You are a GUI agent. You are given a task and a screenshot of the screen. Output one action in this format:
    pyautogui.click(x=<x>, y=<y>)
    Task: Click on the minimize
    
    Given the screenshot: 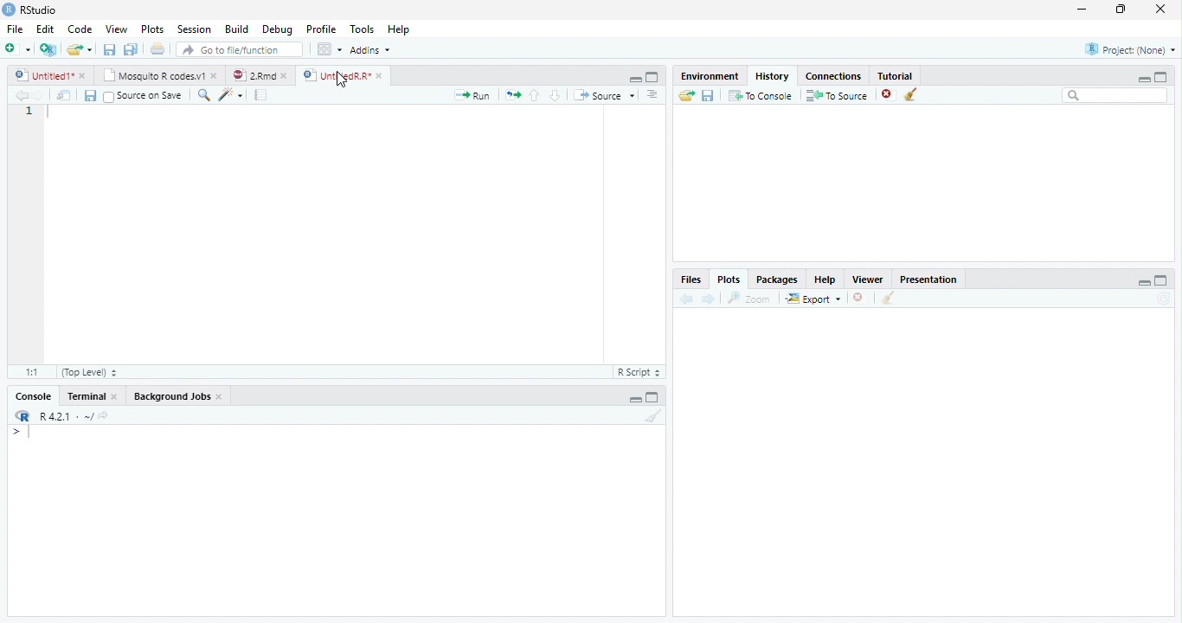 What is the action you would take?
    pyautogui.click(x=1082, y=9)
    